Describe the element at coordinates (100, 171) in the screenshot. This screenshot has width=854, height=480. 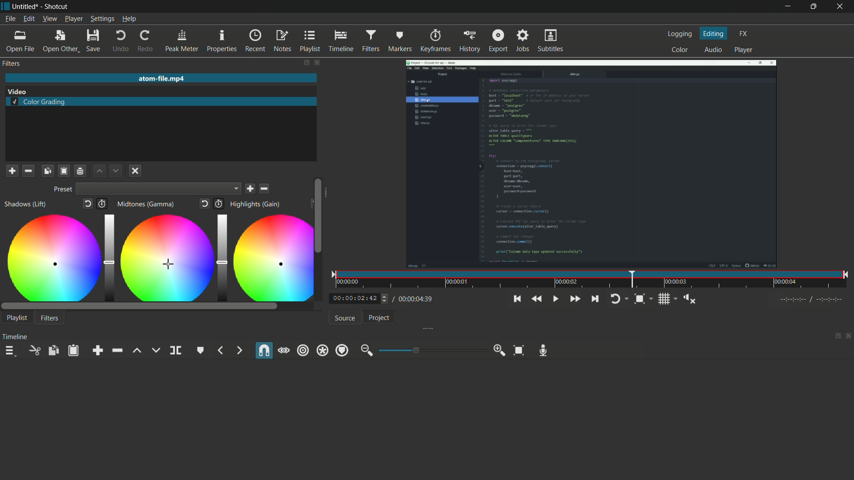
I see `Up` at that location.